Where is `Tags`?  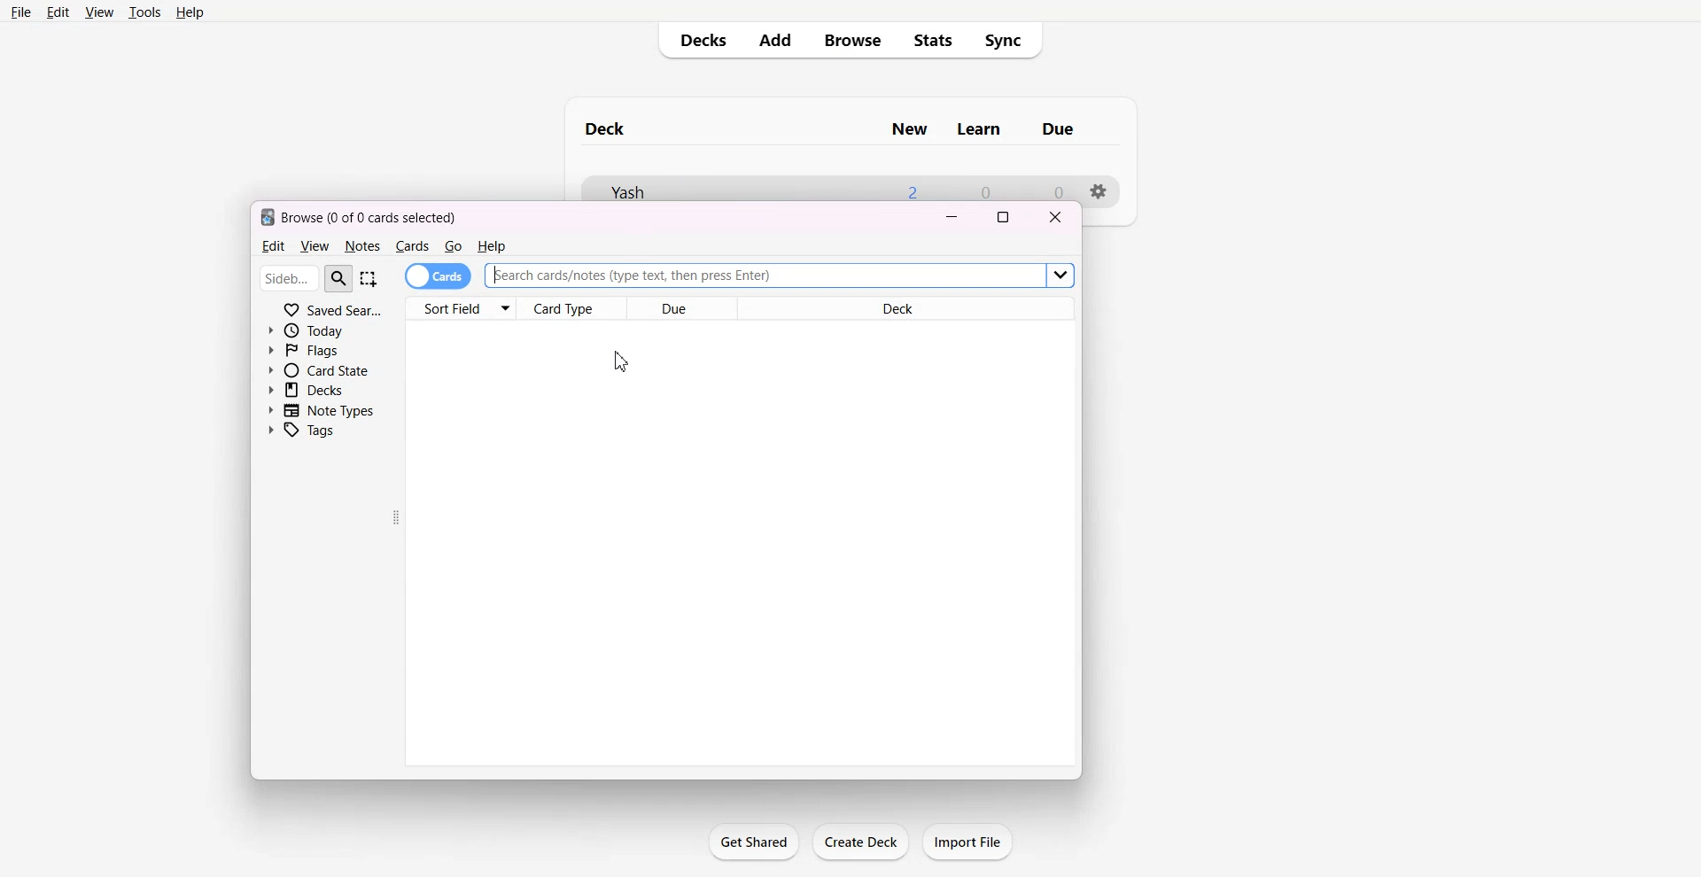 Tags is located at coordinates (308, 430).